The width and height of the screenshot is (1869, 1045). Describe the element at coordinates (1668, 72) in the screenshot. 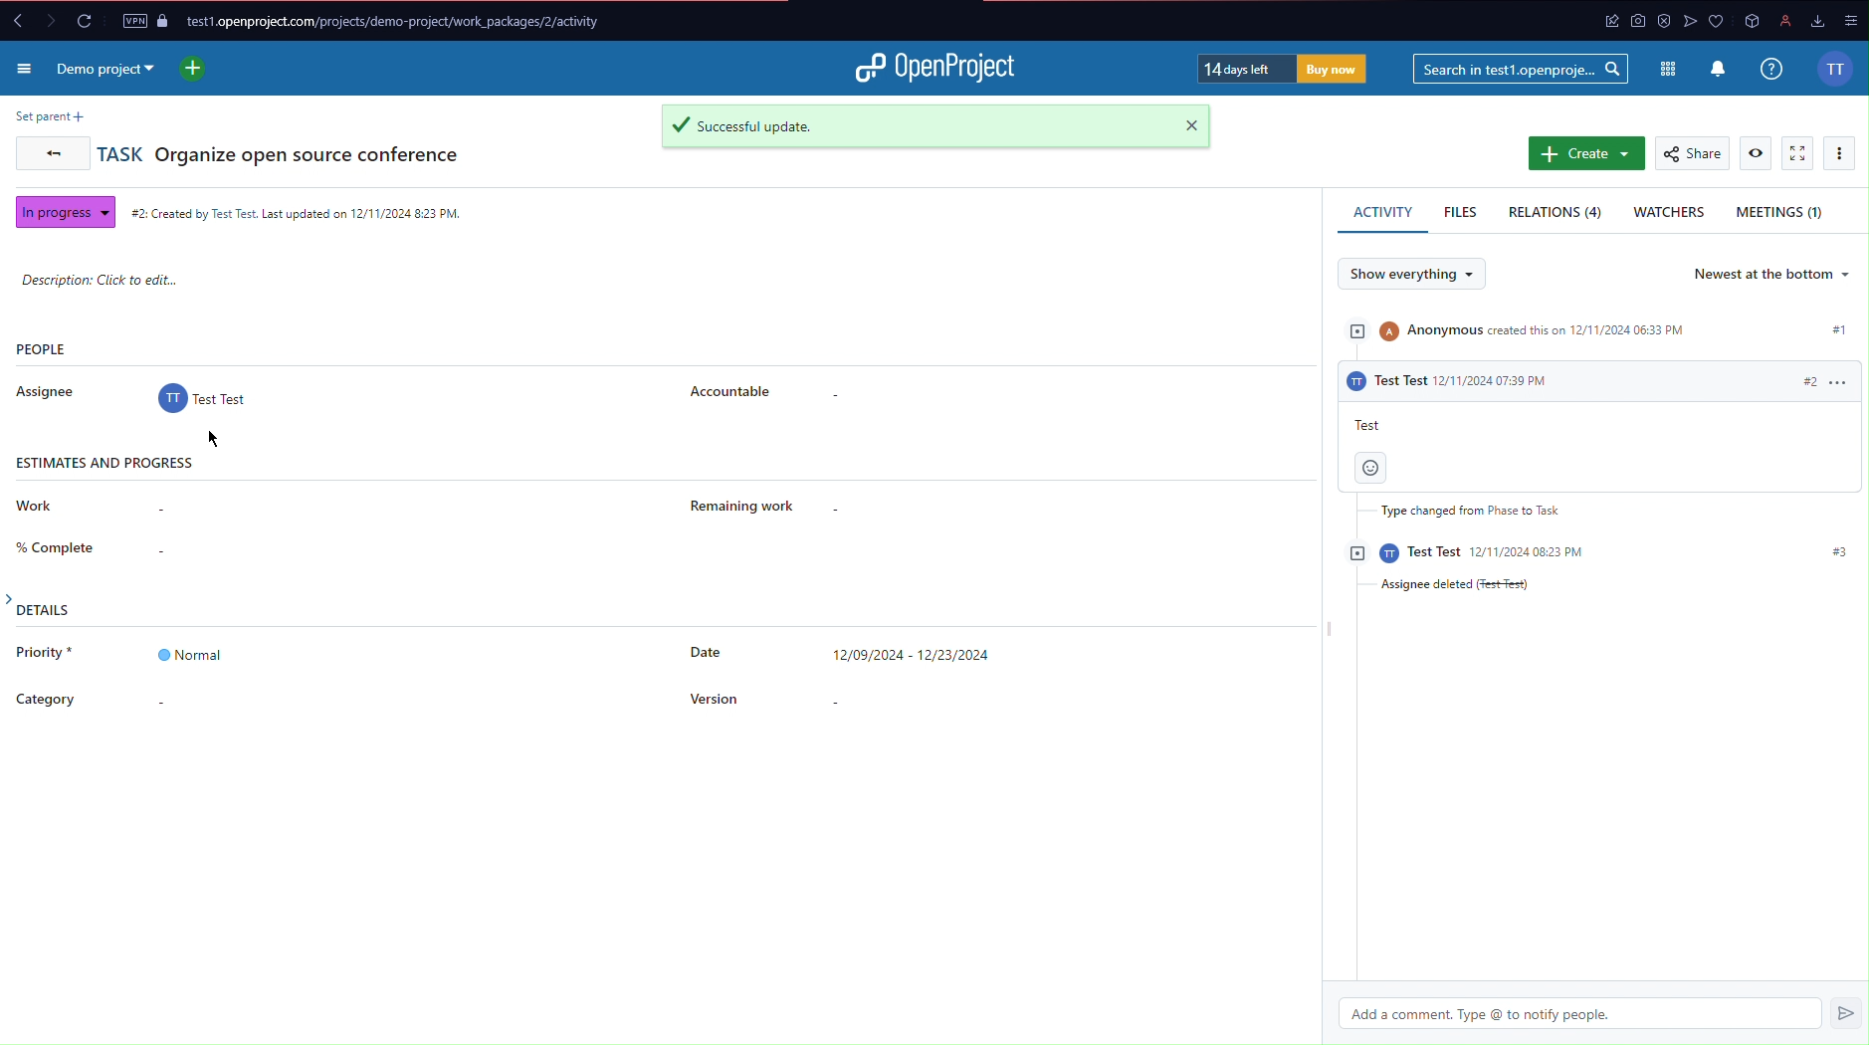

I see `Modules` at that location.